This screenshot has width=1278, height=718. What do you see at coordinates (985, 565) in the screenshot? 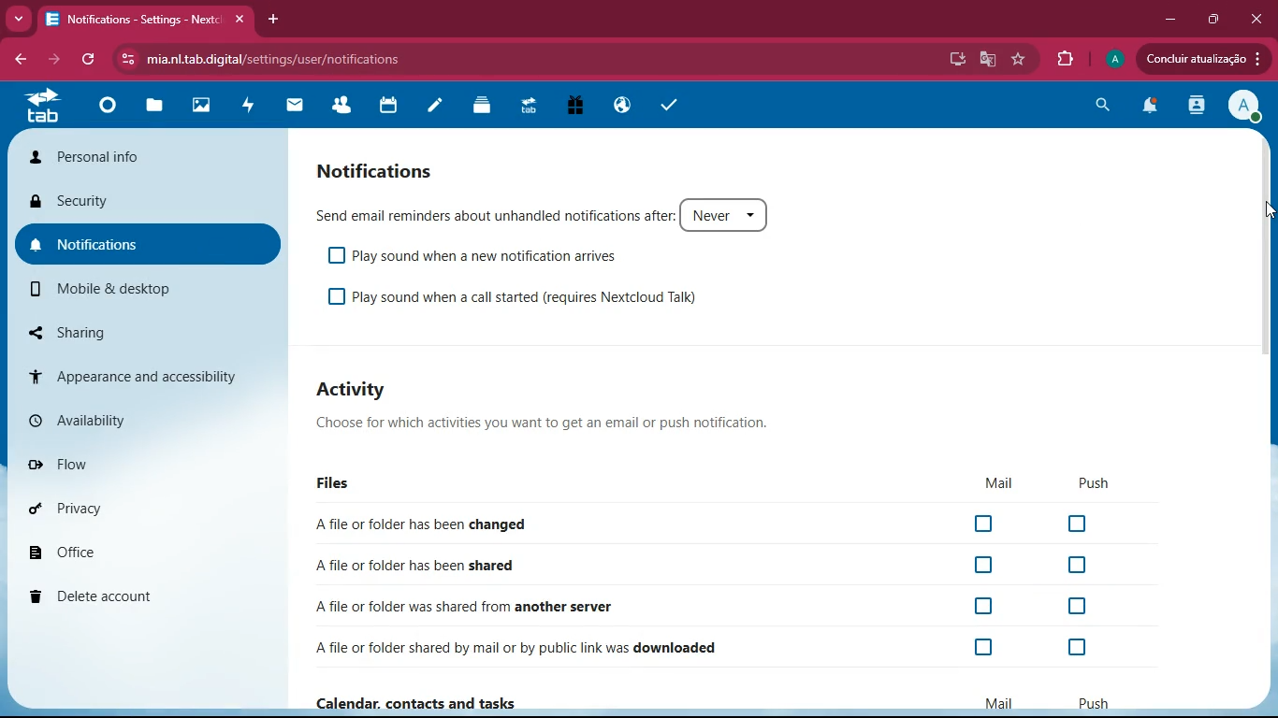
I see `off` at bounding box center [985, 565].